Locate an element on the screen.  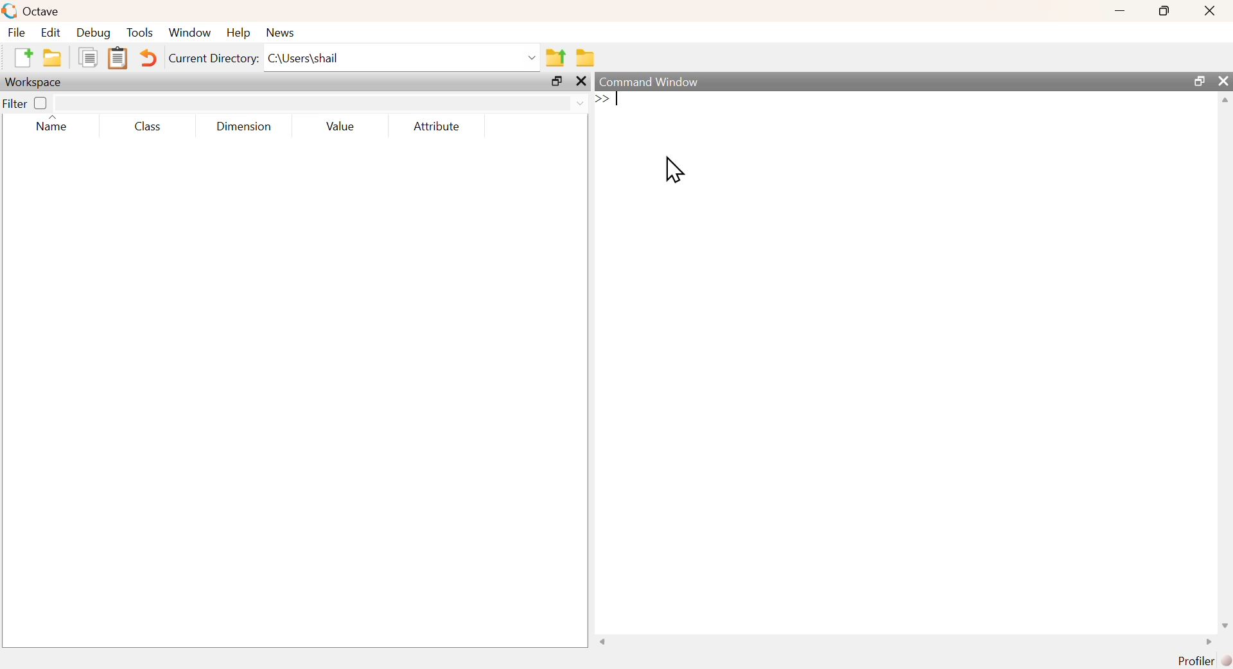
Octave is located at coordinates (44, 12).